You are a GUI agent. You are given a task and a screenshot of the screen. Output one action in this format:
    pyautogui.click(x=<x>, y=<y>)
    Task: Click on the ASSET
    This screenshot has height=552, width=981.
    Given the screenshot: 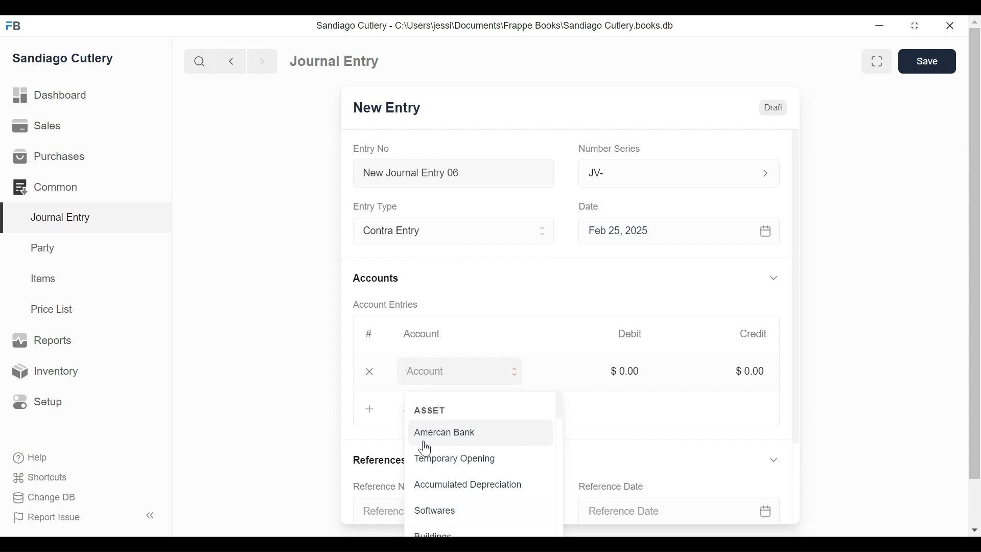 What is the action you would take?
    pyautogui.click(x=430, y=410)
    